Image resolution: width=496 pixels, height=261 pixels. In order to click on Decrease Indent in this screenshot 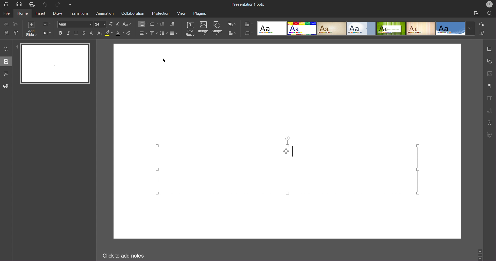, I will do `click(172, 24)`.